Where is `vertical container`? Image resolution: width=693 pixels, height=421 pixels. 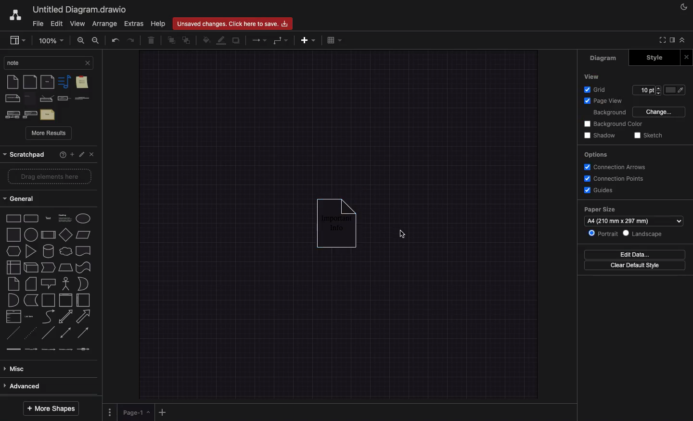
vertical container is located at coordinates (65, 300).